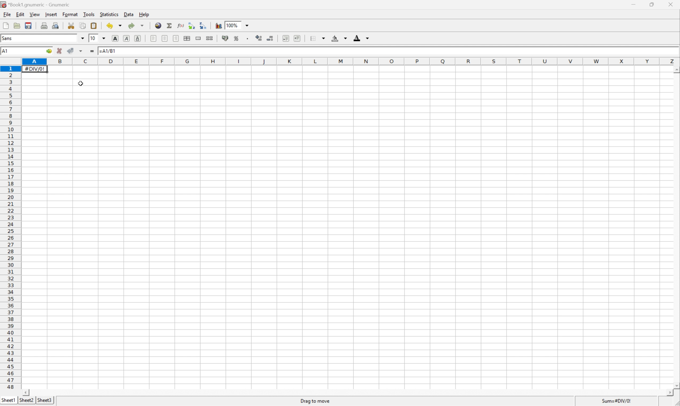 This screenshot has height=406, width=680. What do you see at coordinates (82, 51) in the screenshot?
I see `Accept change in multiple cells` at bounding box center [82, 51].